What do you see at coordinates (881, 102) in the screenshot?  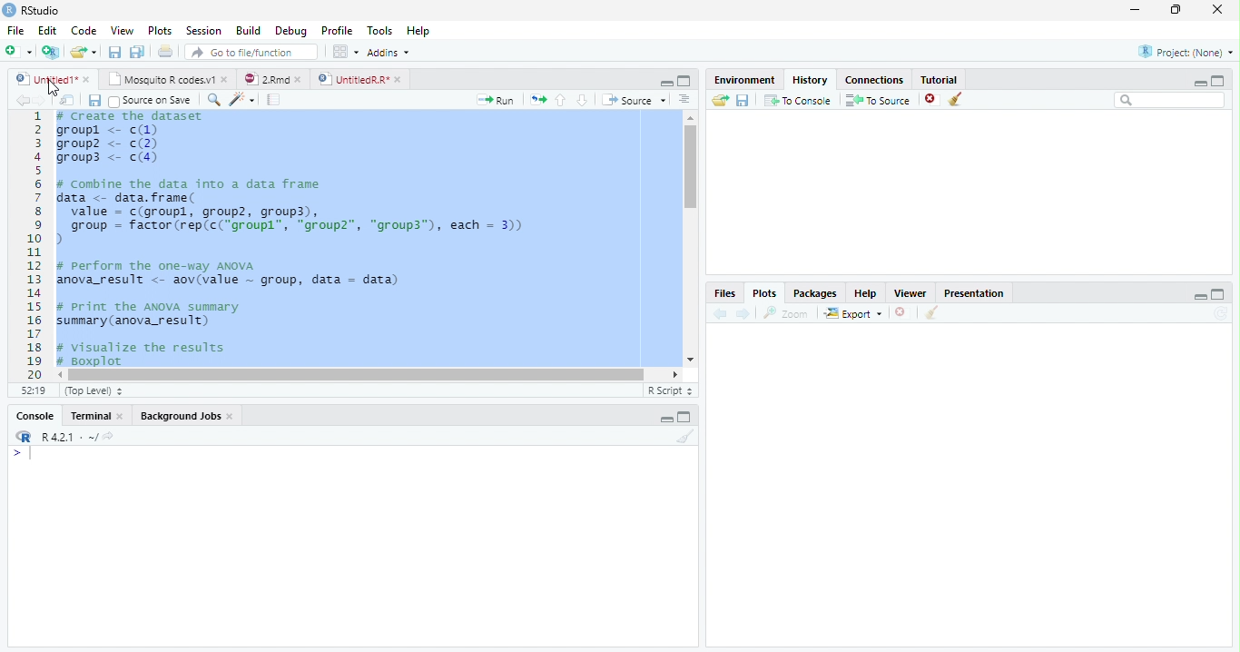 I see `To source` at bounding box center [881, 102].